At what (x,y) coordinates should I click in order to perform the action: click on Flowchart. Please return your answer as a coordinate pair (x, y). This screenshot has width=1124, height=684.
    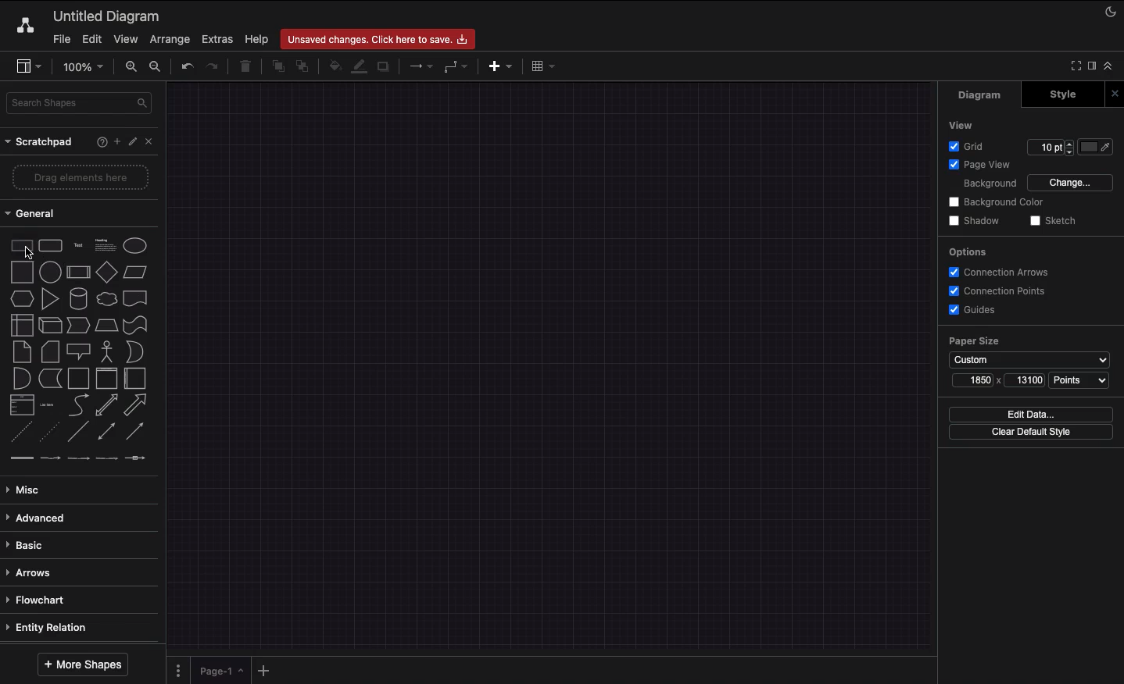
    Looking at the image, I should click on (46, 601).